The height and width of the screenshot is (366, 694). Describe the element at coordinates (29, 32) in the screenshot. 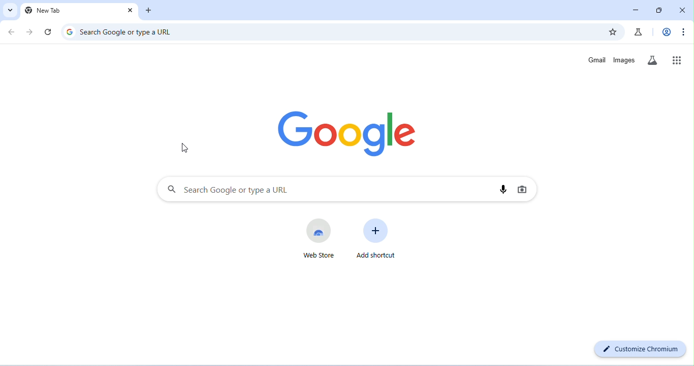

I see `go forward` at that location.